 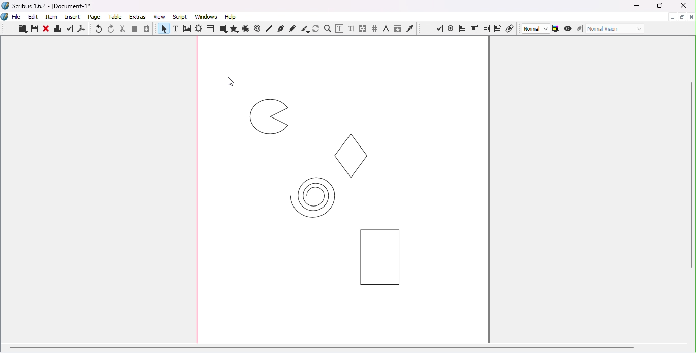 I want to click on Close, so click(x=46, y=30).